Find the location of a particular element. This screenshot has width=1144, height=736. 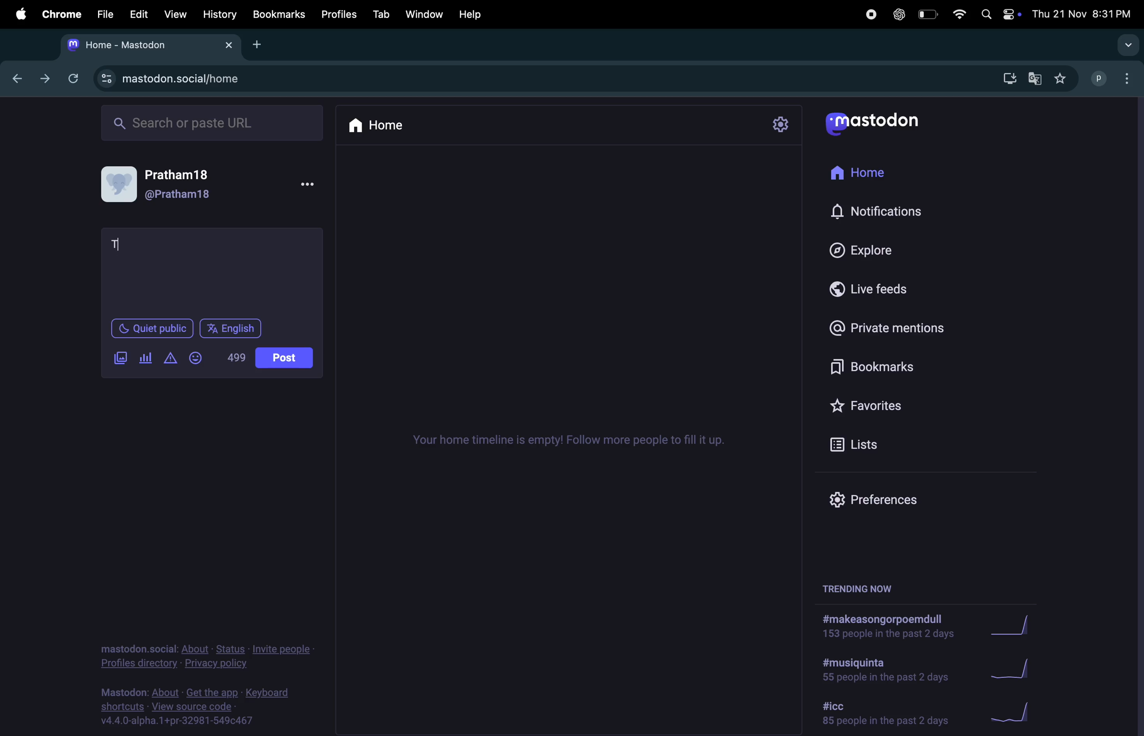

search tabs is located at coordinates (1127, 45).